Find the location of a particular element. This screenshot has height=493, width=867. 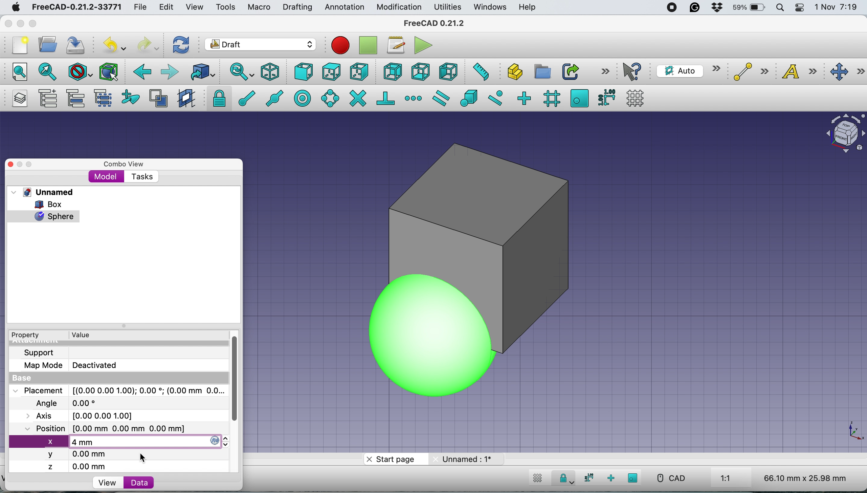

measure distance is located at coordinates (479, 71).